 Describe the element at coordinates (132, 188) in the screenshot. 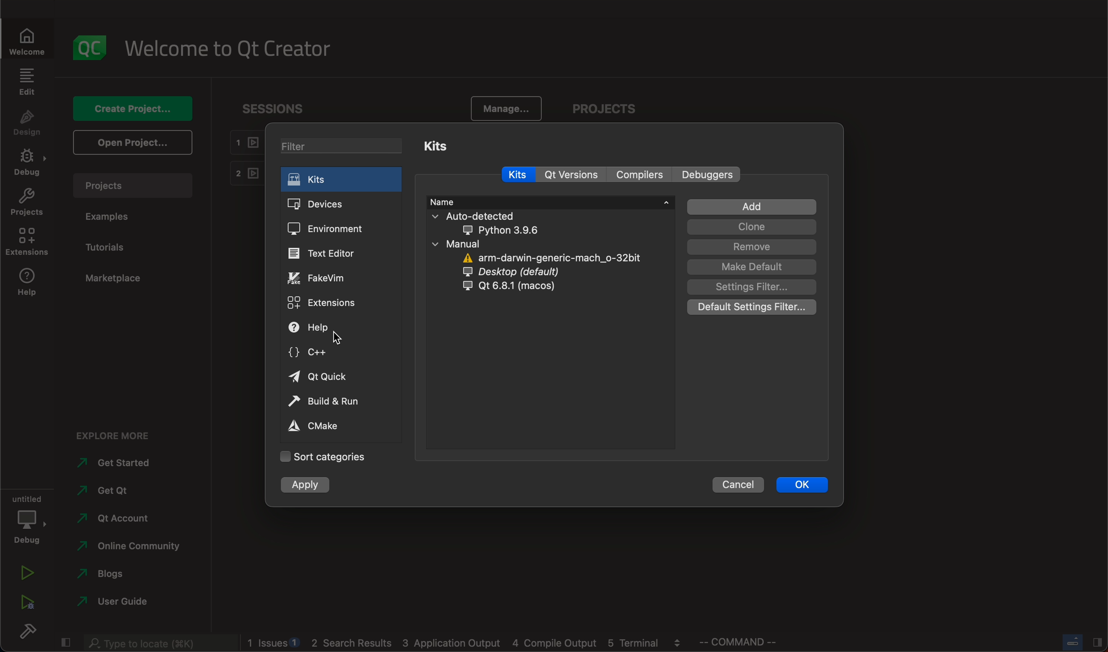

I see `projects` at that location.